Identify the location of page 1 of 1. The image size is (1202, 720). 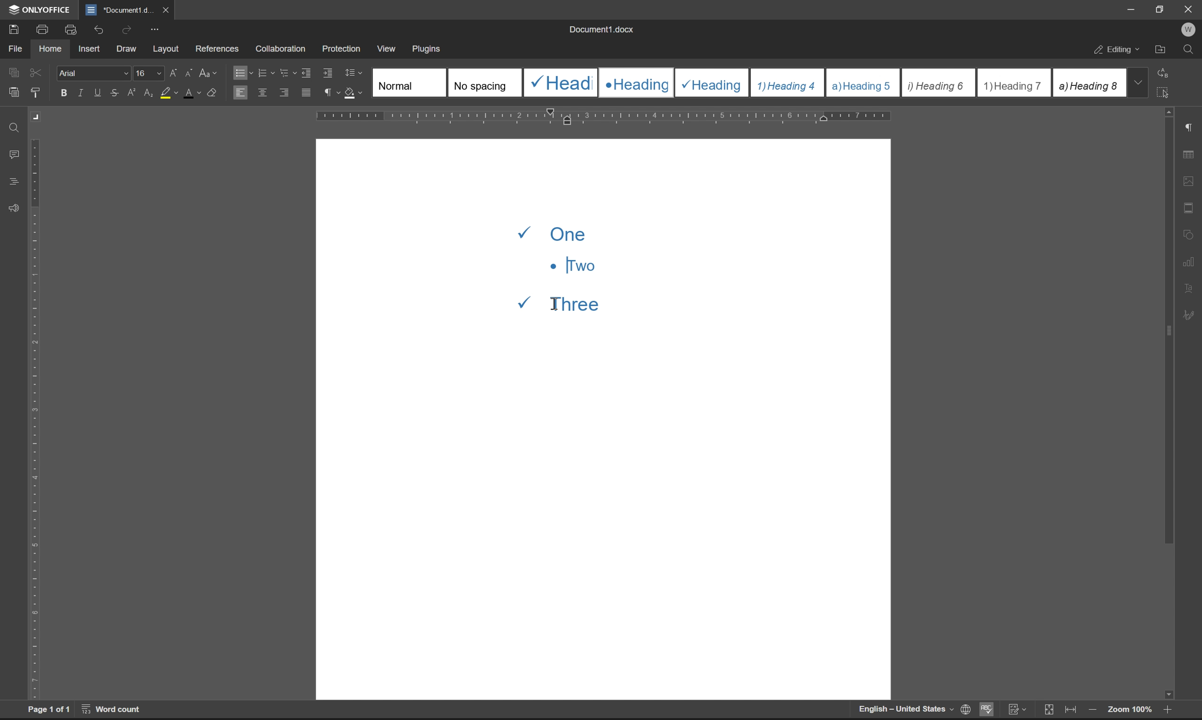
(49, 709).